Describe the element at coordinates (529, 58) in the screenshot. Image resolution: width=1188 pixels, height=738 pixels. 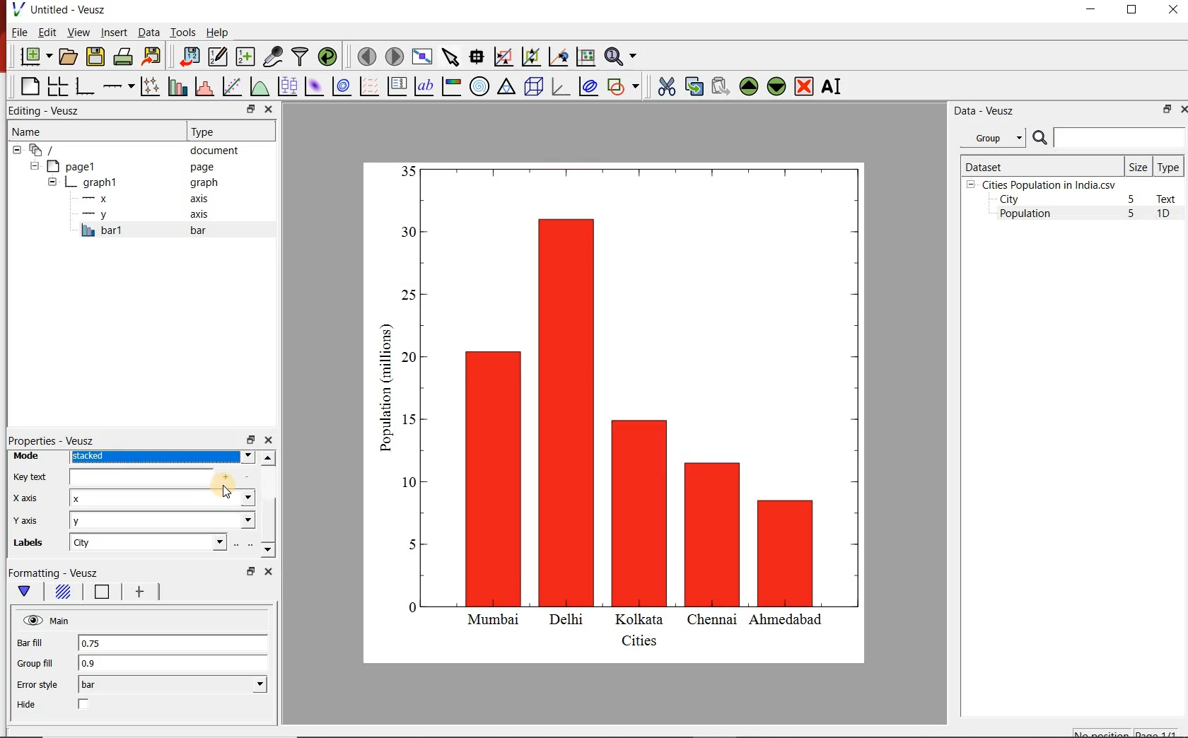
I see `click to zoom out of graph axes` at that location.